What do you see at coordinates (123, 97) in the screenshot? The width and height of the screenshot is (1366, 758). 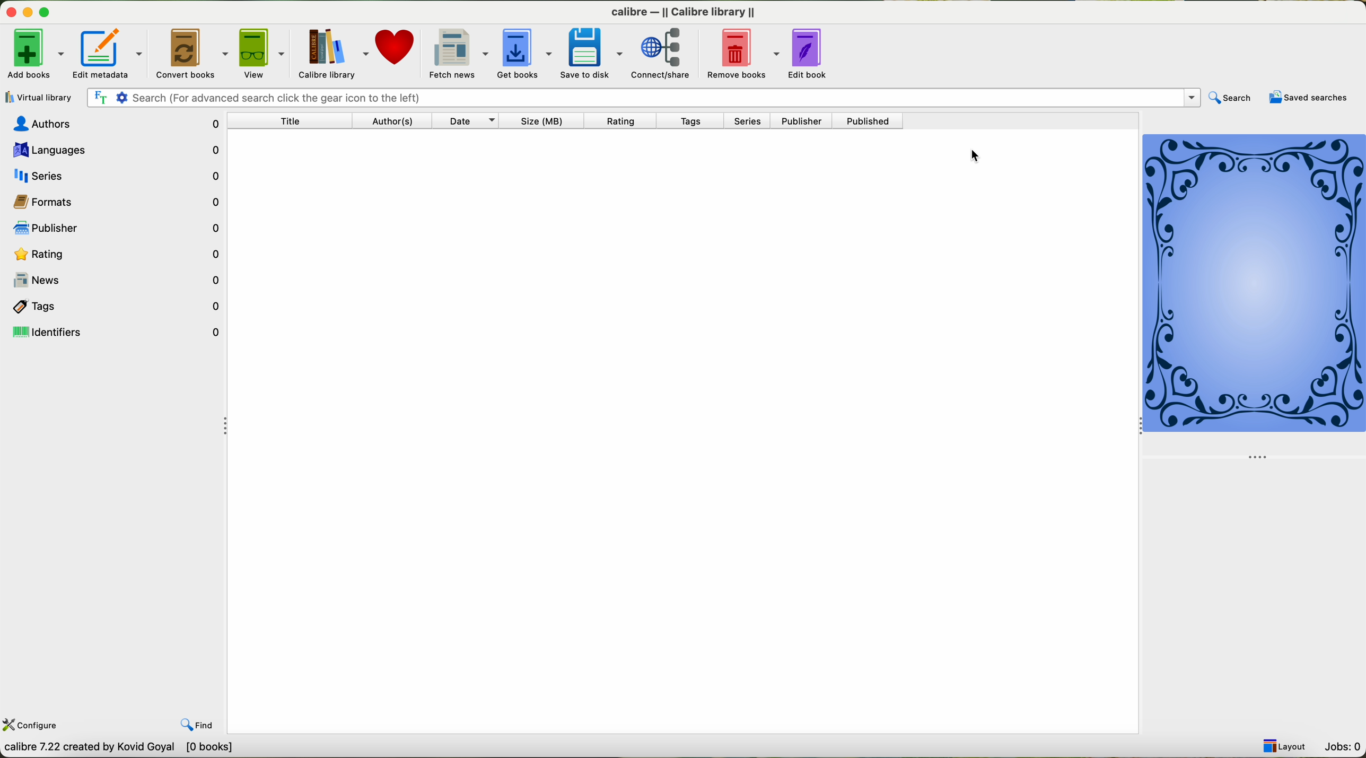 I see `Settings` at bounding box center [123, 97].